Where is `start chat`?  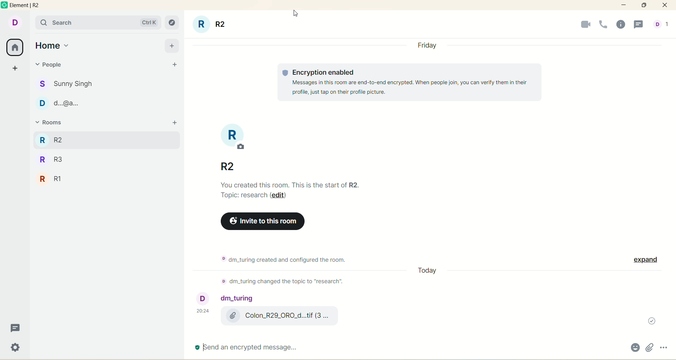 start chat is located at coordinates (174, 65).